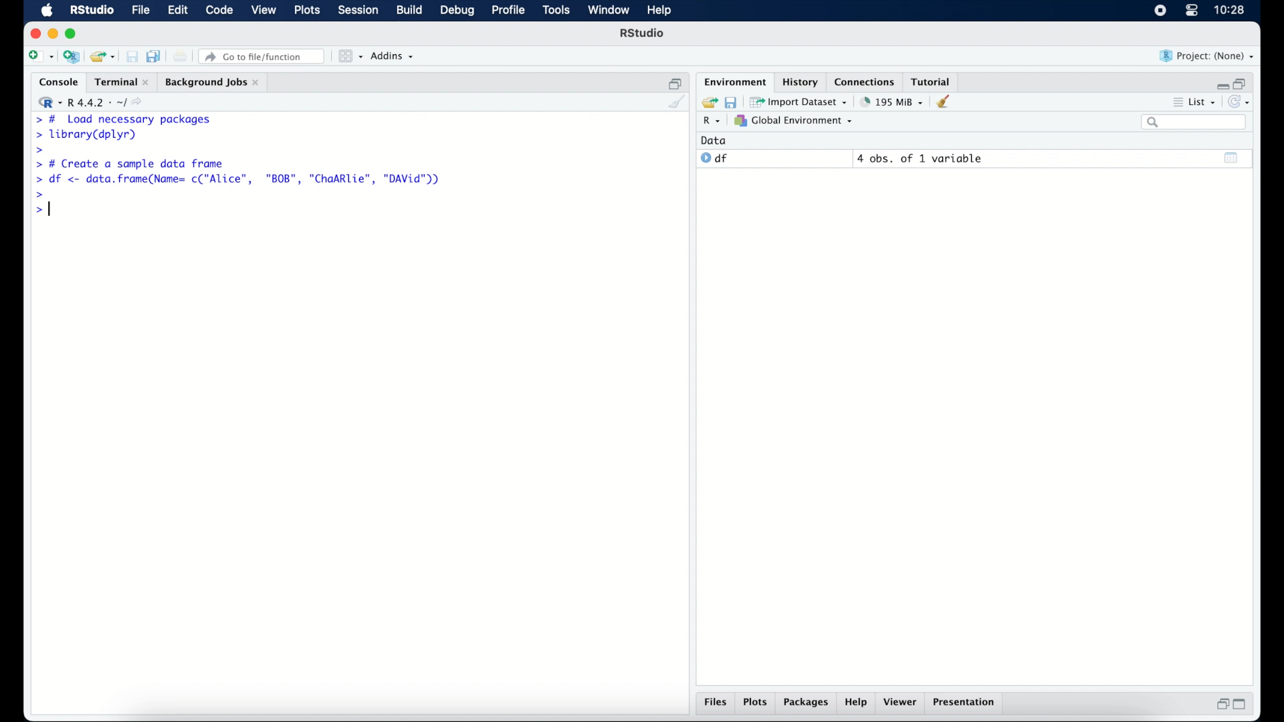 The width and height of the screenshot is (1284, 722). What do you see at coordinates (716, 704) in the screenshot?
I see `files` at bounding box center [716, 704].